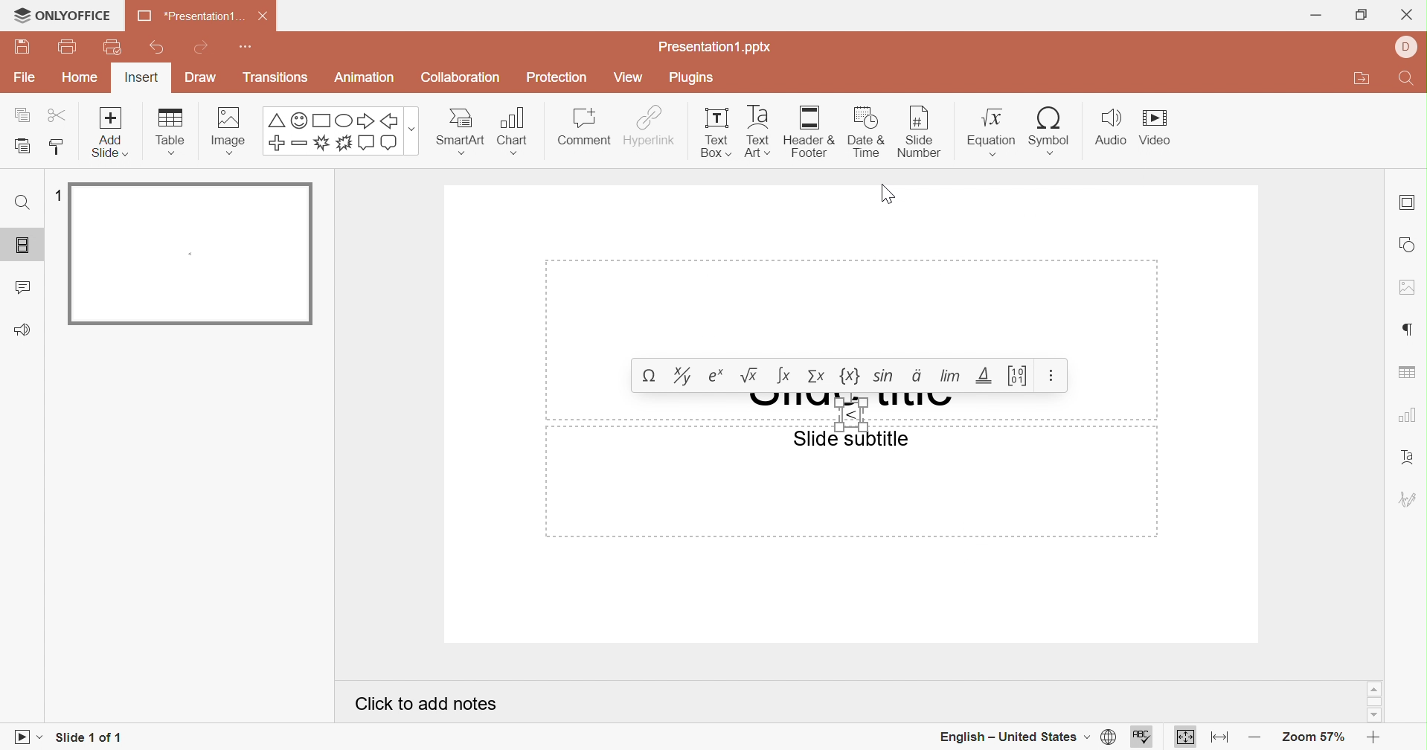 The image size is (1427, 750). What do you see at coordinates (26, 736) in the screenshot?
I see `Start slideshow` at bounding box center [26, 736].